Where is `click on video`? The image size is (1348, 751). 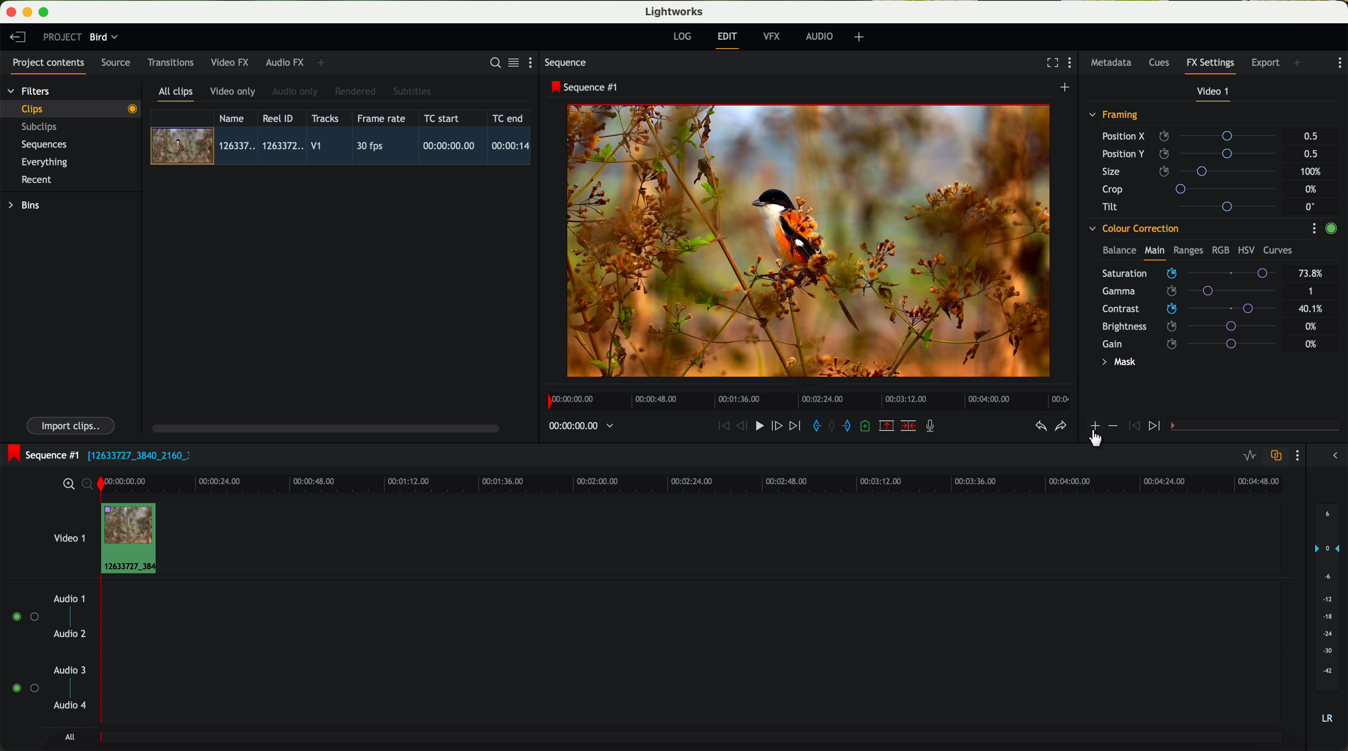 click on video is located at coordinates (344, 148).